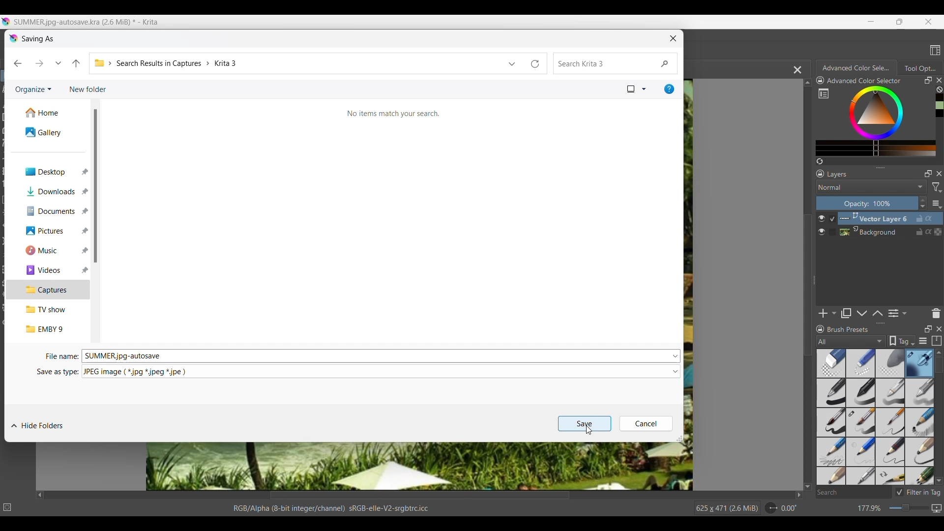  What do you see at coordinates (935, 50) in the screenshot?
I see `Choose workspace` at bounding box center [935, 50].